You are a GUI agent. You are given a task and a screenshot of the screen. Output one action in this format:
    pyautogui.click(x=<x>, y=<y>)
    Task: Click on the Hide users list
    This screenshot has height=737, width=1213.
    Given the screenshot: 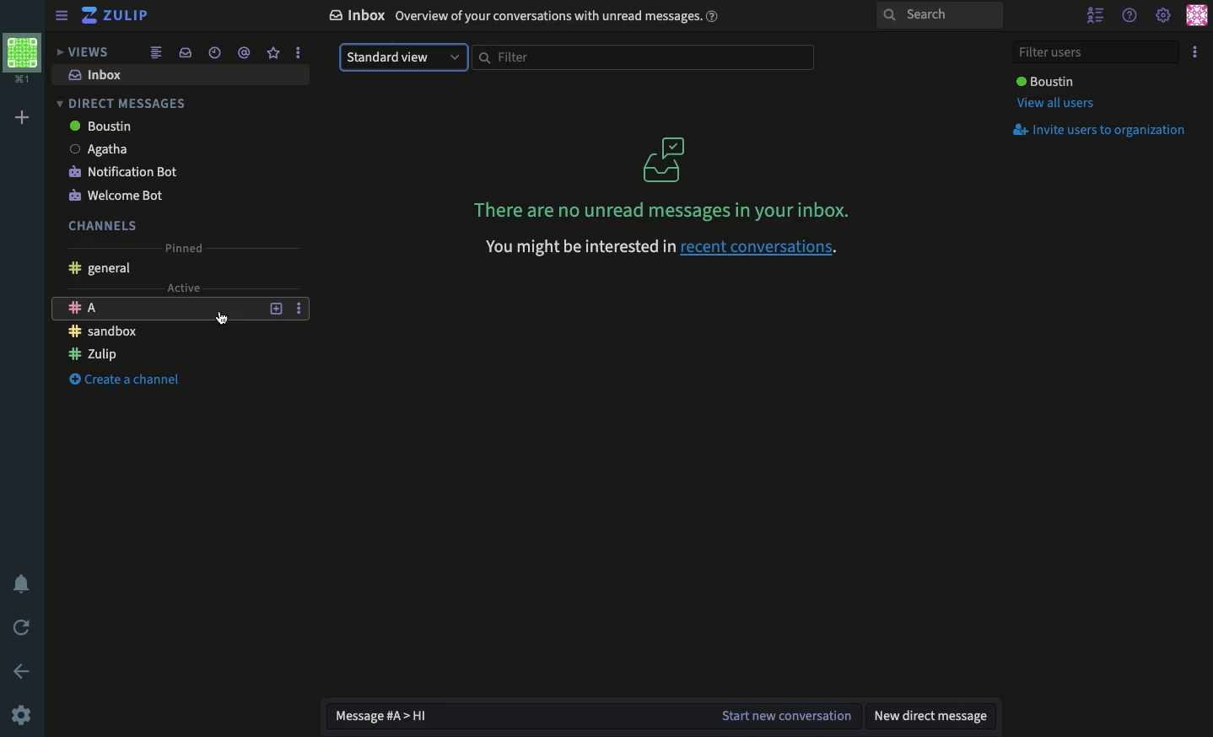 What is the action you would take?
    pyautogui.click(x=1097, y=17)
    